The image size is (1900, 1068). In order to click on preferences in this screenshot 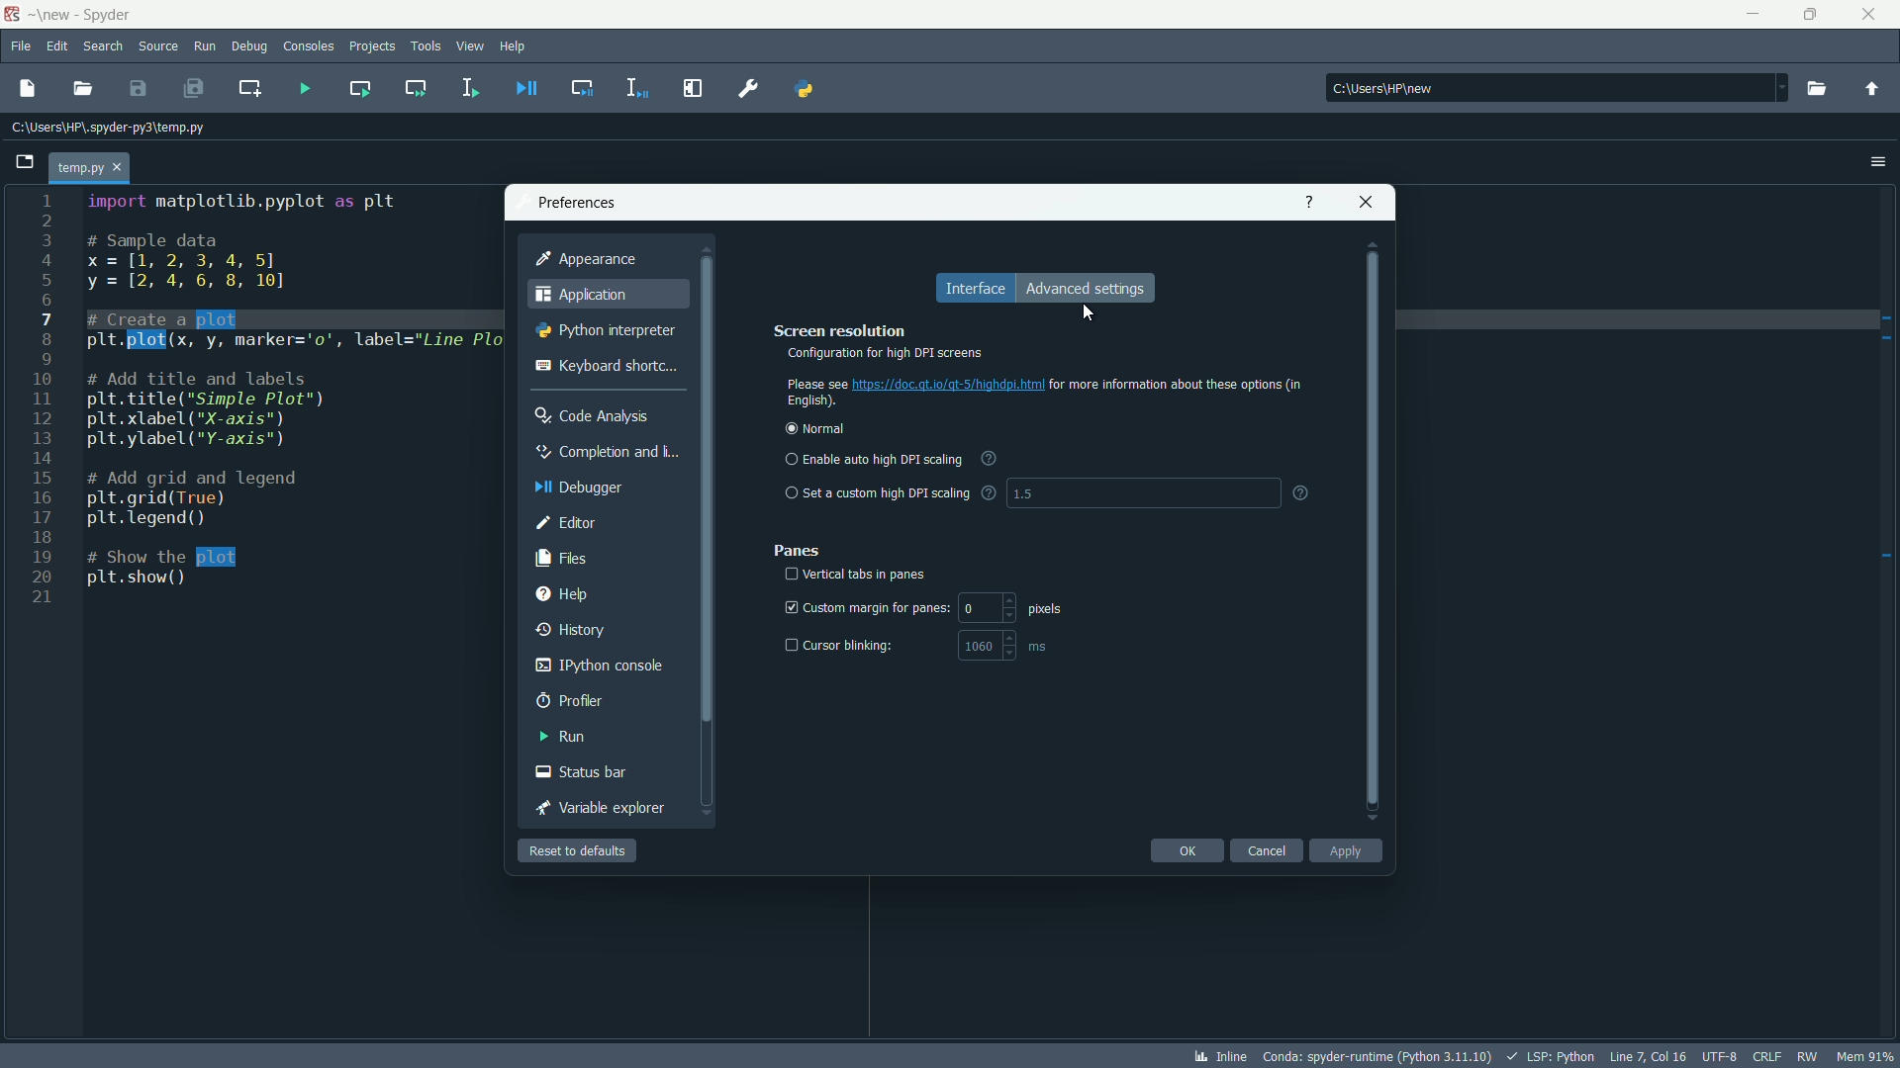, I will do `click(750, 88)`.